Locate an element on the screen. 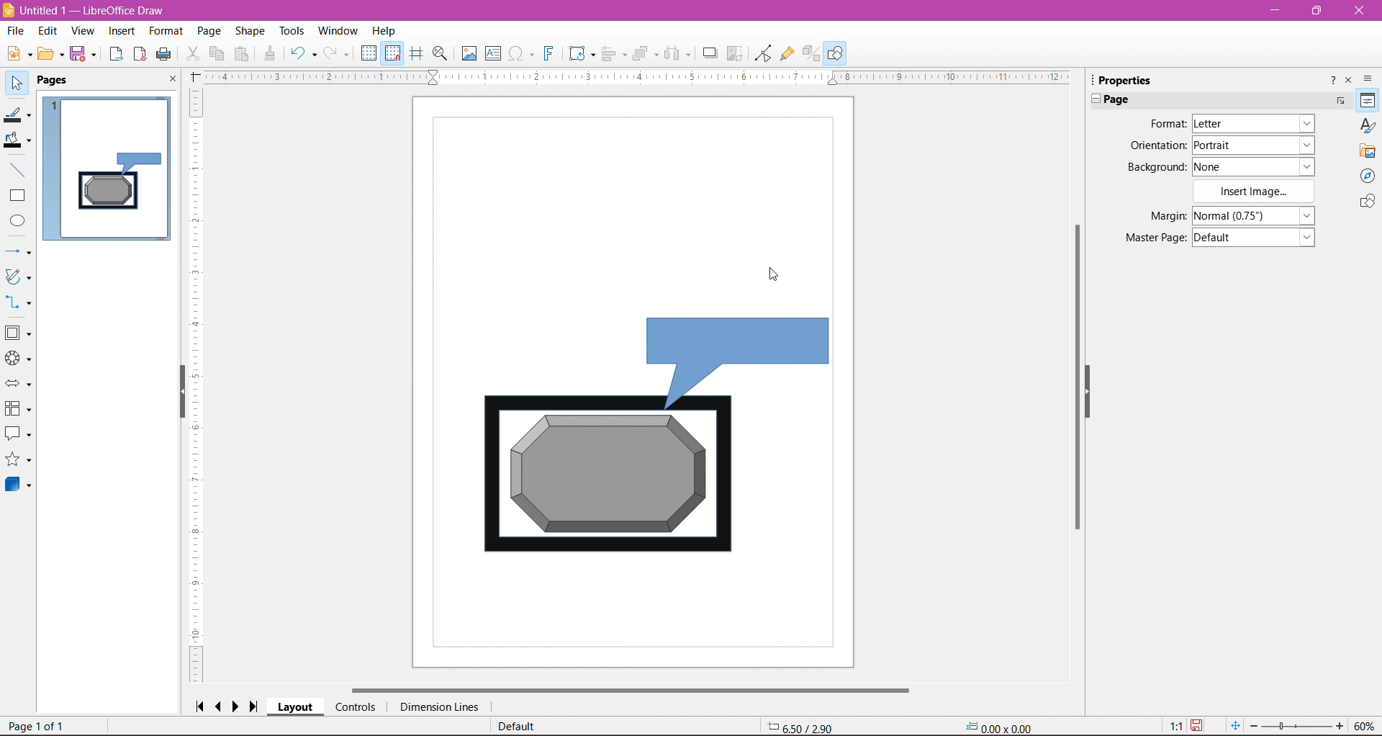  Helplines while moving is located at coordinates (416, 53).